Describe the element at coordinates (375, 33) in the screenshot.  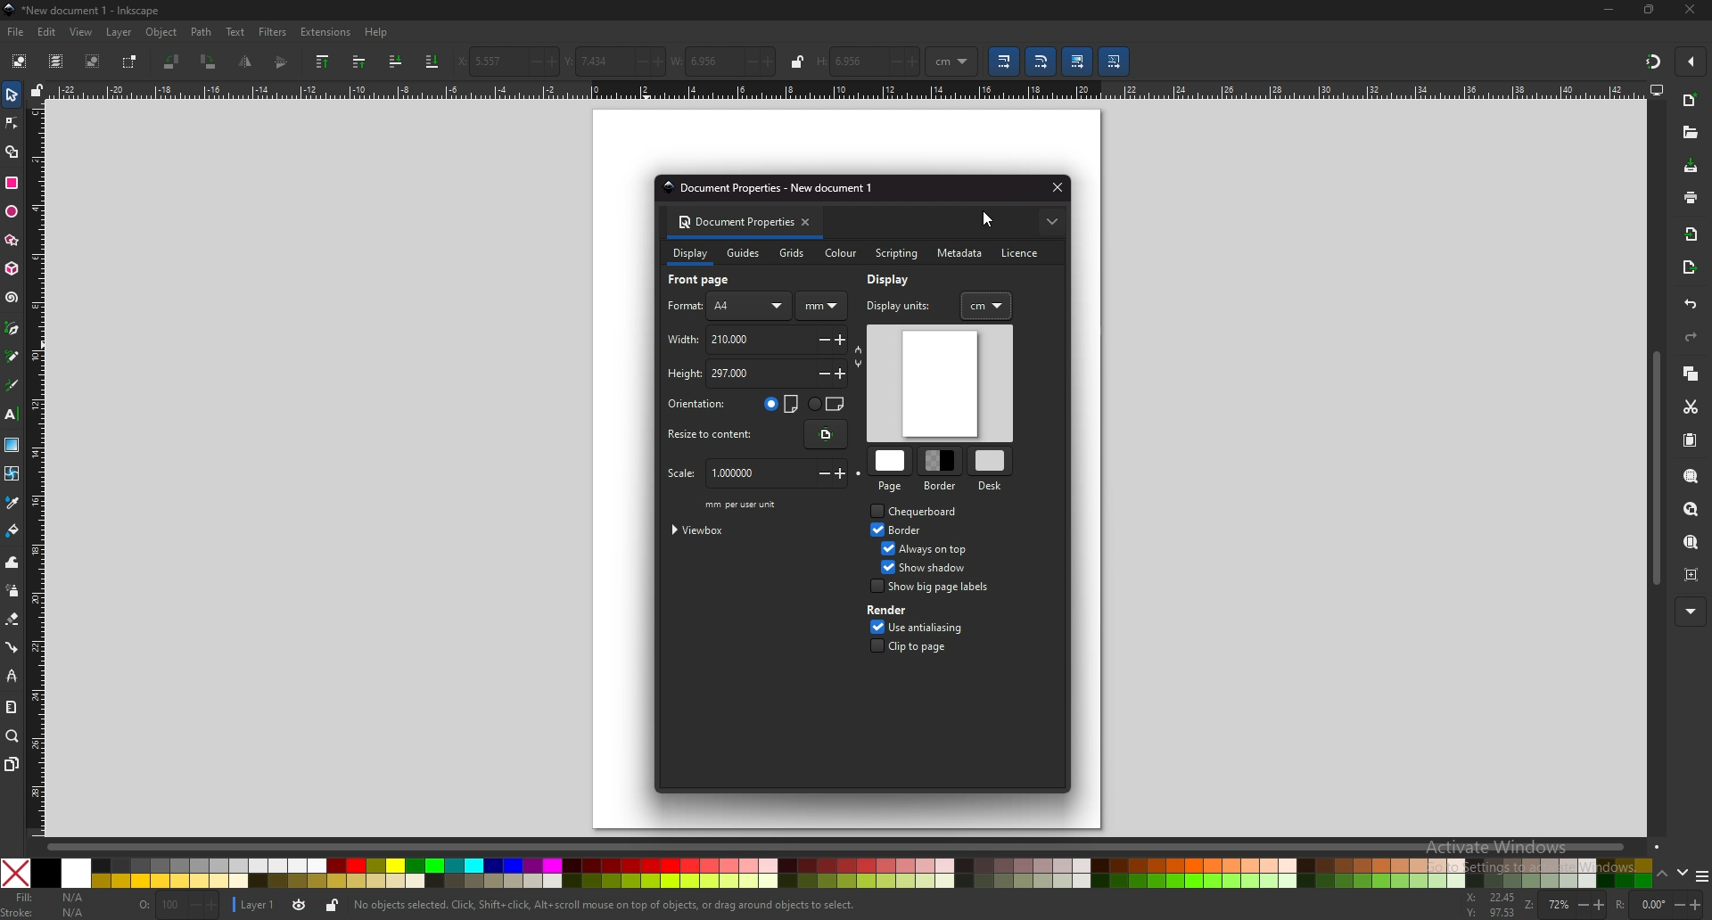
I see `help` at that location.